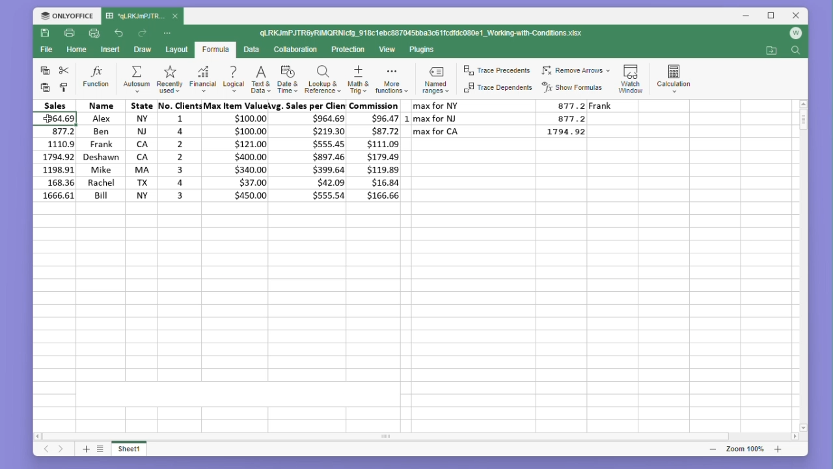 The image size is (833, 469). Describe the element at coordinates (141, 150) in the screenshot. I see `State` at that location.